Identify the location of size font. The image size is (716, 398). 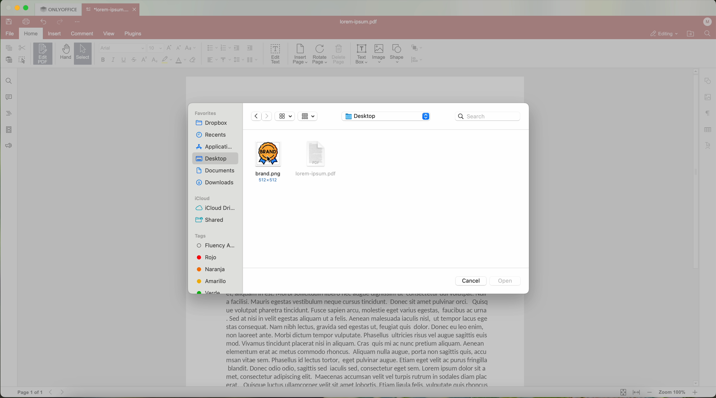
(156, 48).